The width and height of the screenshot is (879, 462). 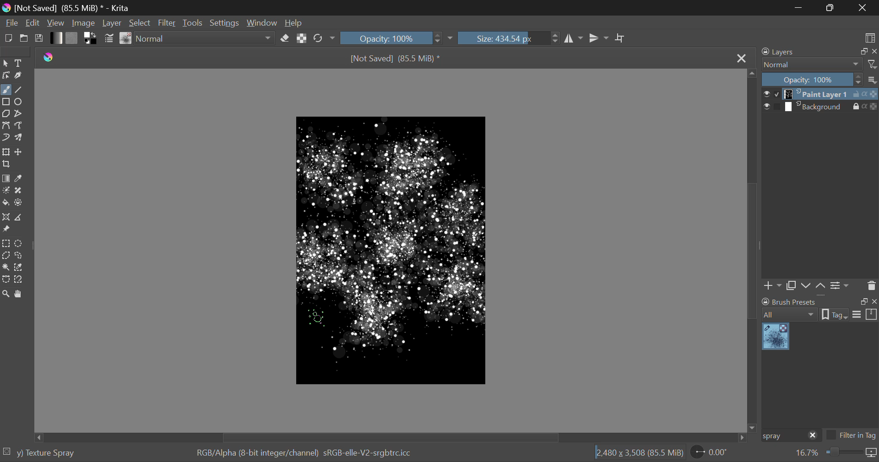 What do you see at coordinates (376, 322) in the screenshot?
I see `Brush Stroke Added` at bounding box center [376, 322].